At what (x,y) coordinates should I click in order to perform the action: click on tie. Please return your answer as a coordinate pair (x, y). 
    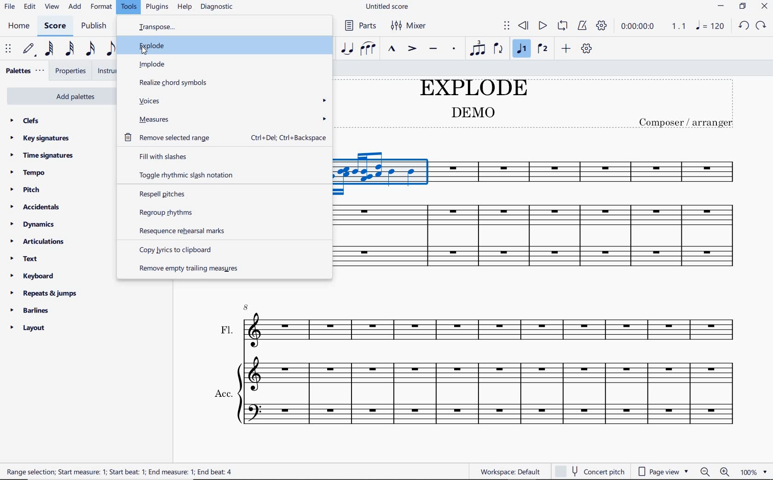
    Looking at the image, I should click on (347, 48).